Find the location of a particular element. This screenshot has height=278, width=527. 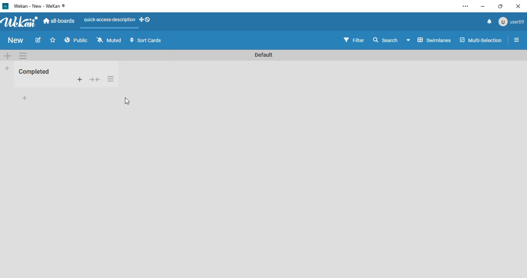

quick-access-description is located at coordinates (110, 20).